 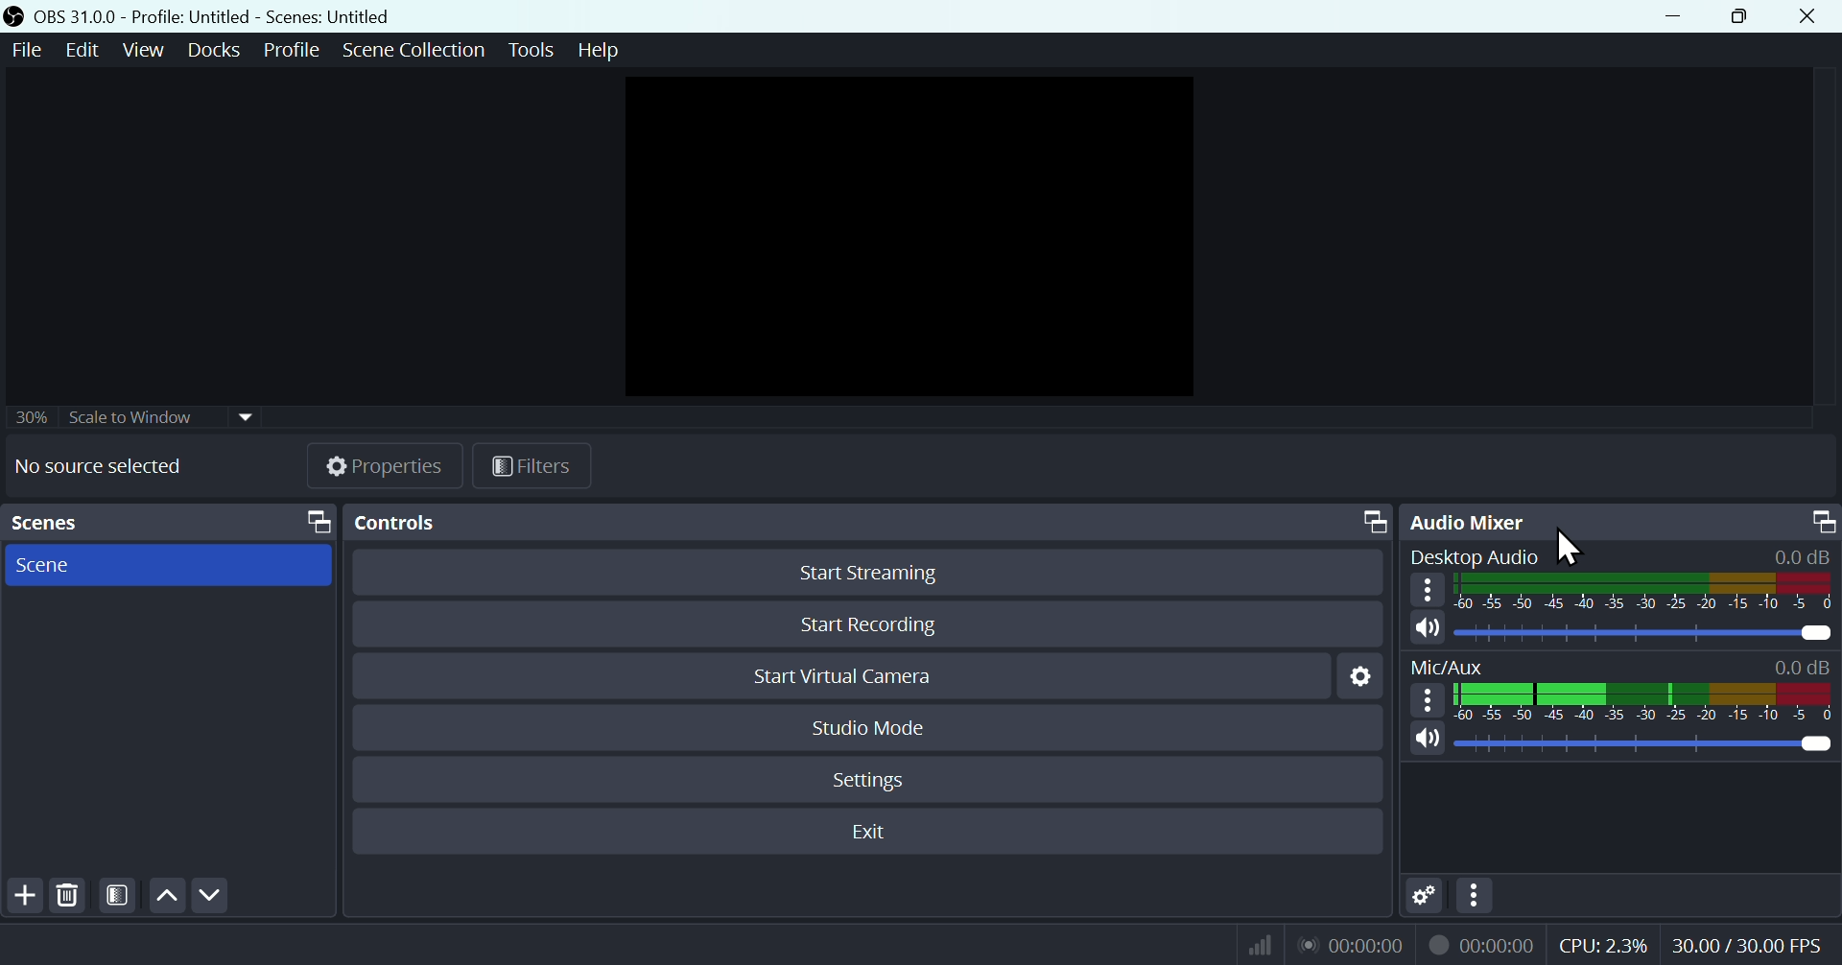 I want to click on Scene collection, so click(x=418, y=47).